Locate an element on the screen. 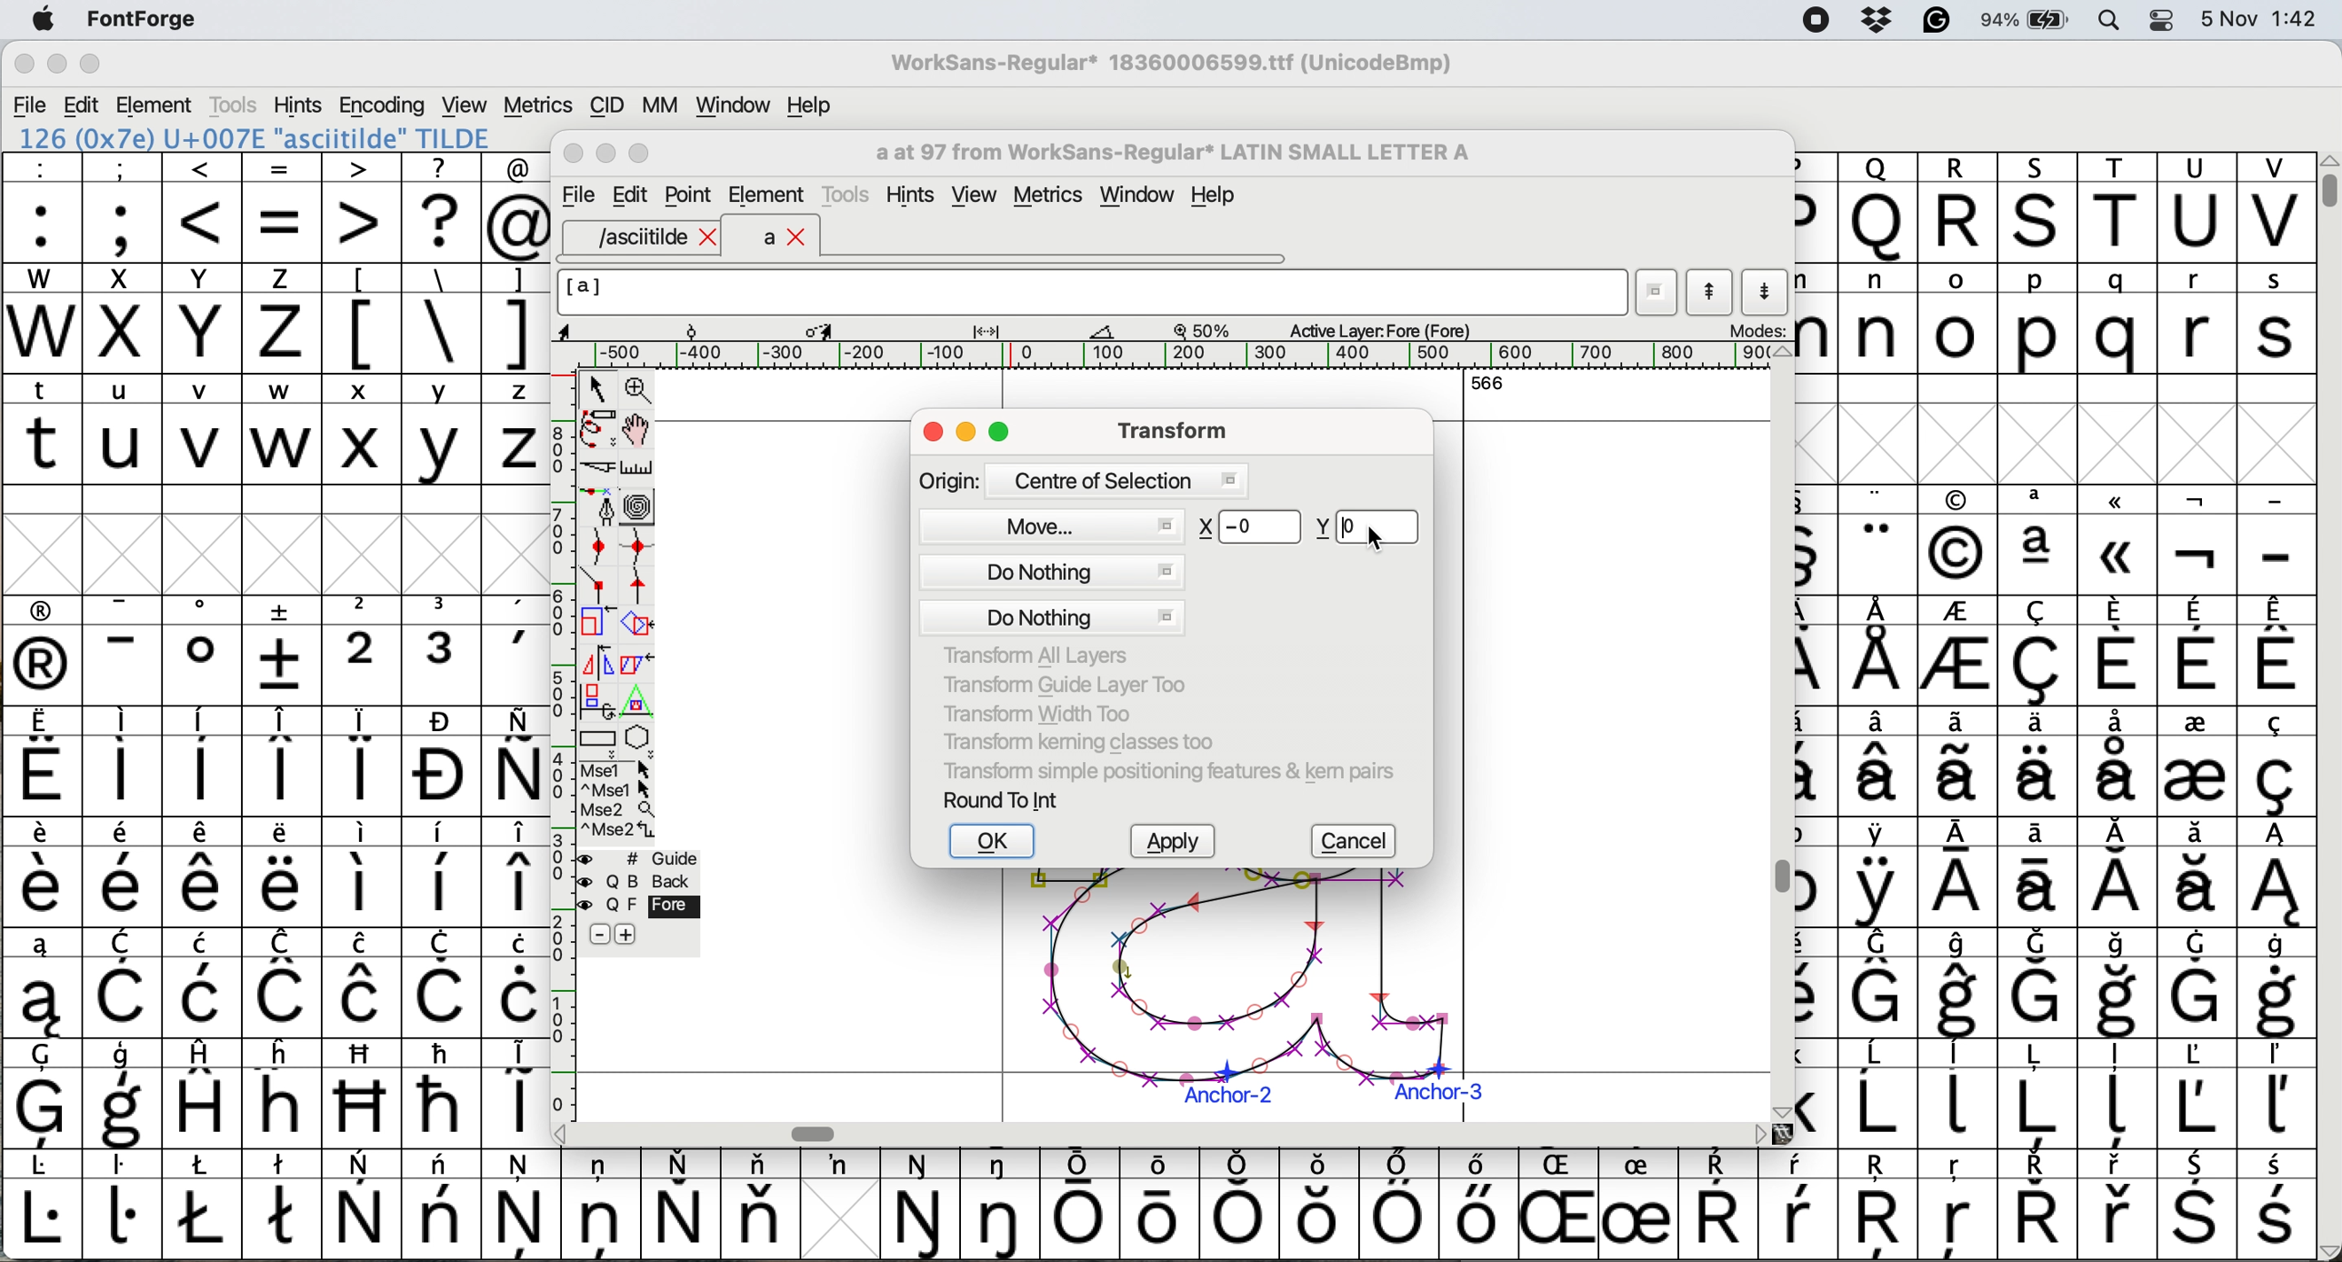 This screenshot has width=2342, height=1262. star or polygon is located at coordinates (639, 737).